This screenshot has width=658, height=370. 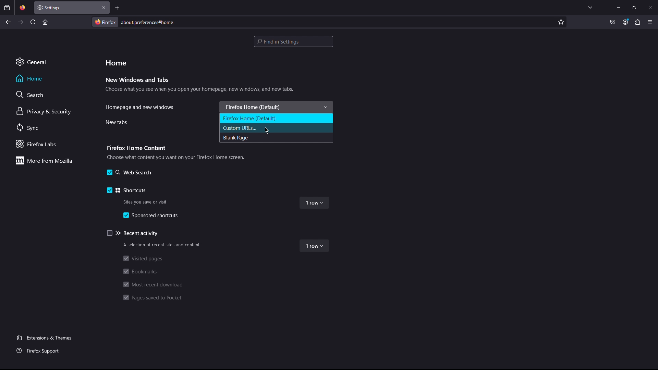 I want to click on Refresh, so click(x=33, y=22).